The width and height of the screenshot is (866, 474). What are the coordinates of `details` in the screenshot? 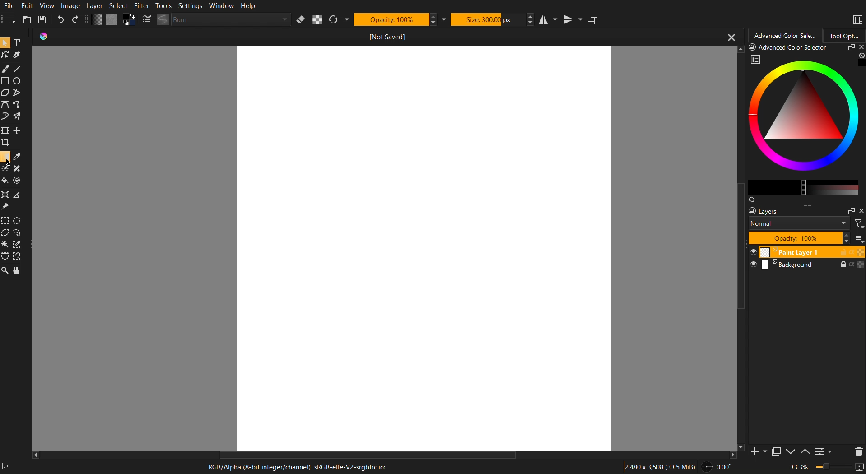 It's located at (9, 466).